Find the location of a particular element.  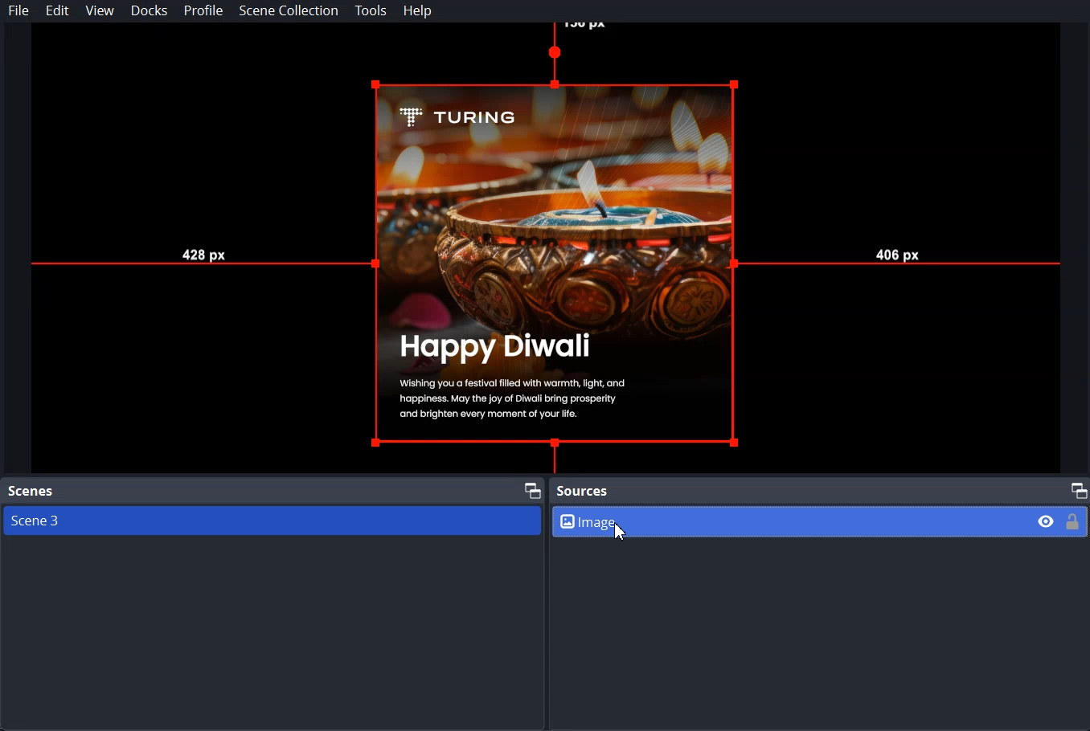

Maximize is located at coordinates (532, 488).